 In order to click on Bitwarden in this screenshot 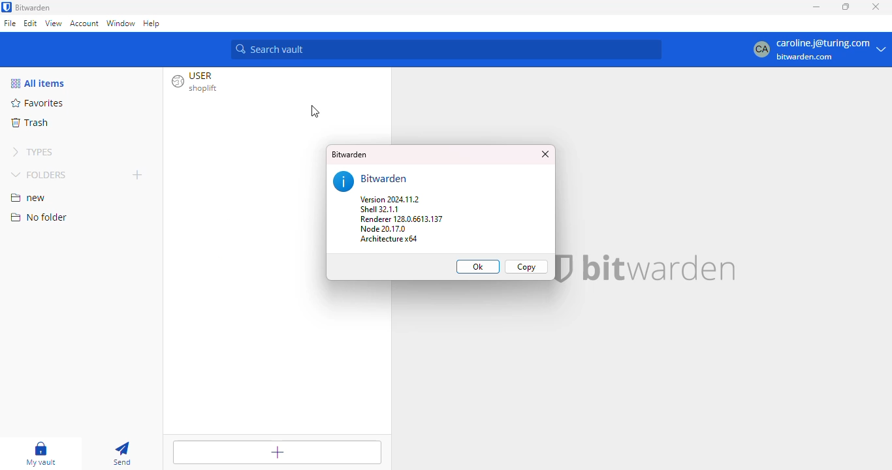, I will do `click(385, 178)`.